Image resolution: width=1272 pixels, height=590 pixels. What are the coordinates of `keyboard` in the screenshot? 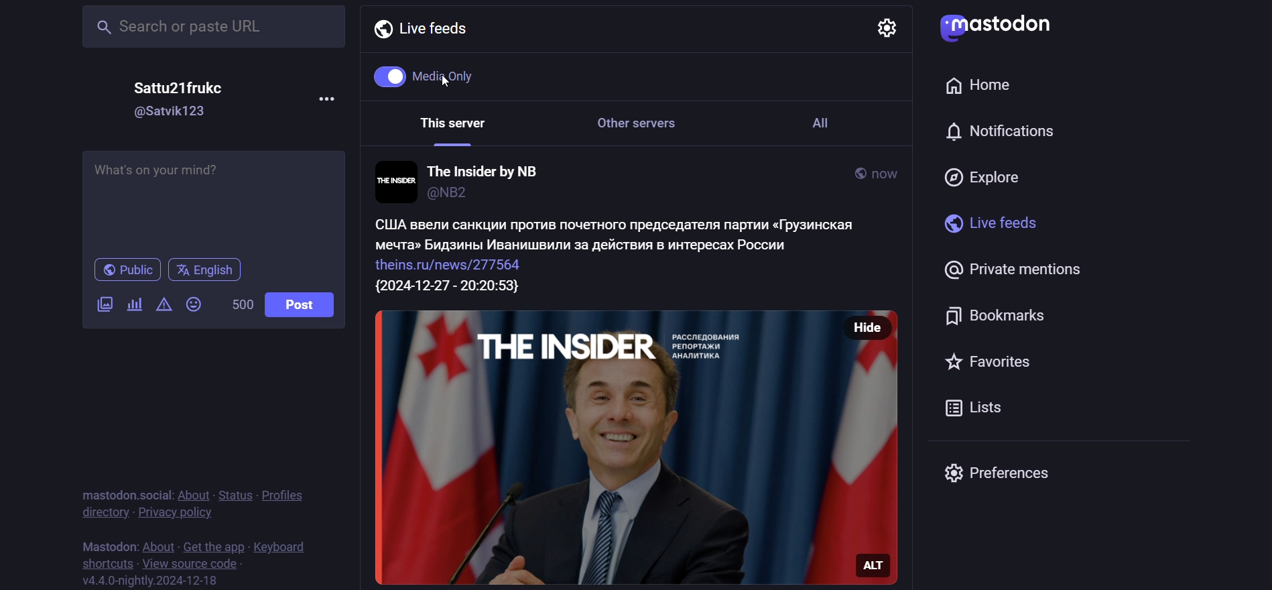 It's located at (281, 545).